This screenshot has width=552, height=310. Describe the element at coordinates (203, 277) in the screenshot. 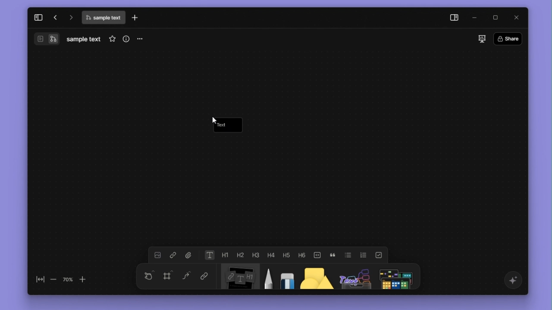

I see `link` at that location.